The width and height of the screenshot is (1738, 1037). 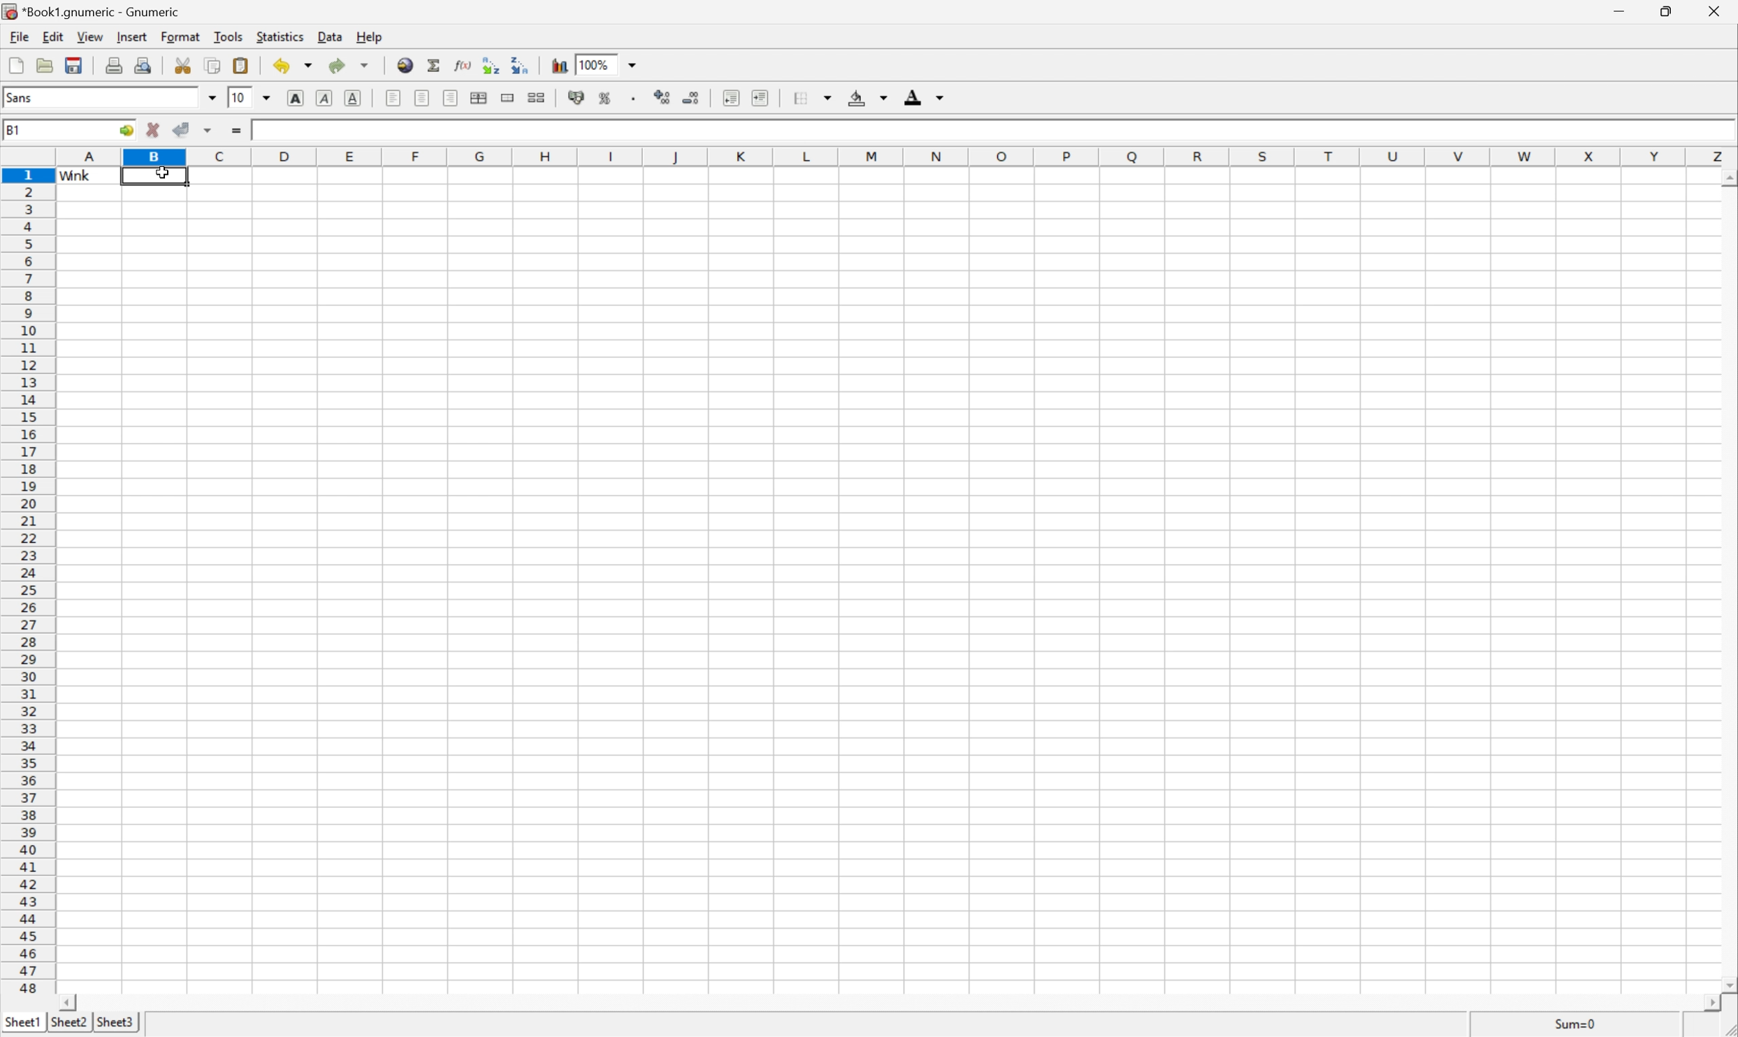 What do you see at coordinates (22, 1020) in the screenshot?
I see `sheet1` at bounding box center [22, 1020].